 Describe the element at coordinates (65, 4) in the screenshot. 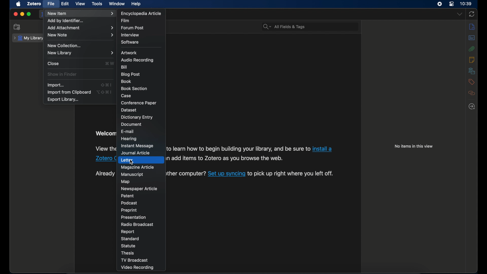

I see `edit` at that location.